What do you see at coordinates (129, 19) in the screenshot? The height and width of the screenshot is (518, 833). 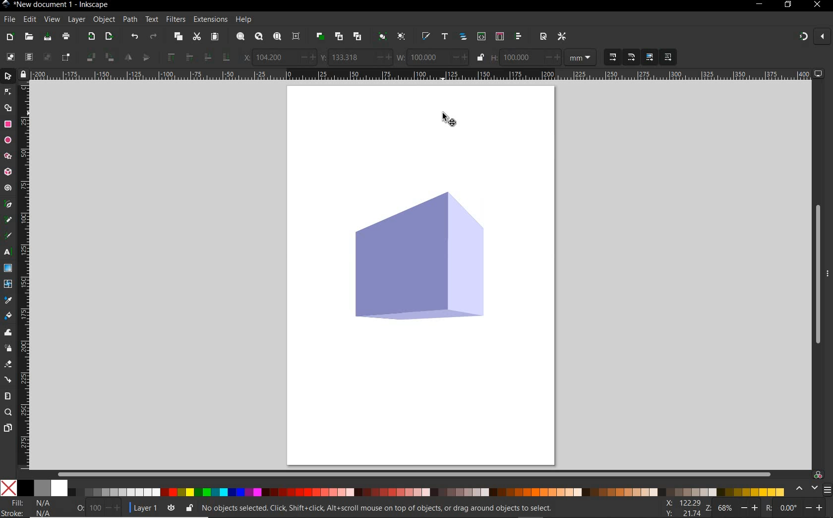 I see `path` at bounding box center [129, 19].